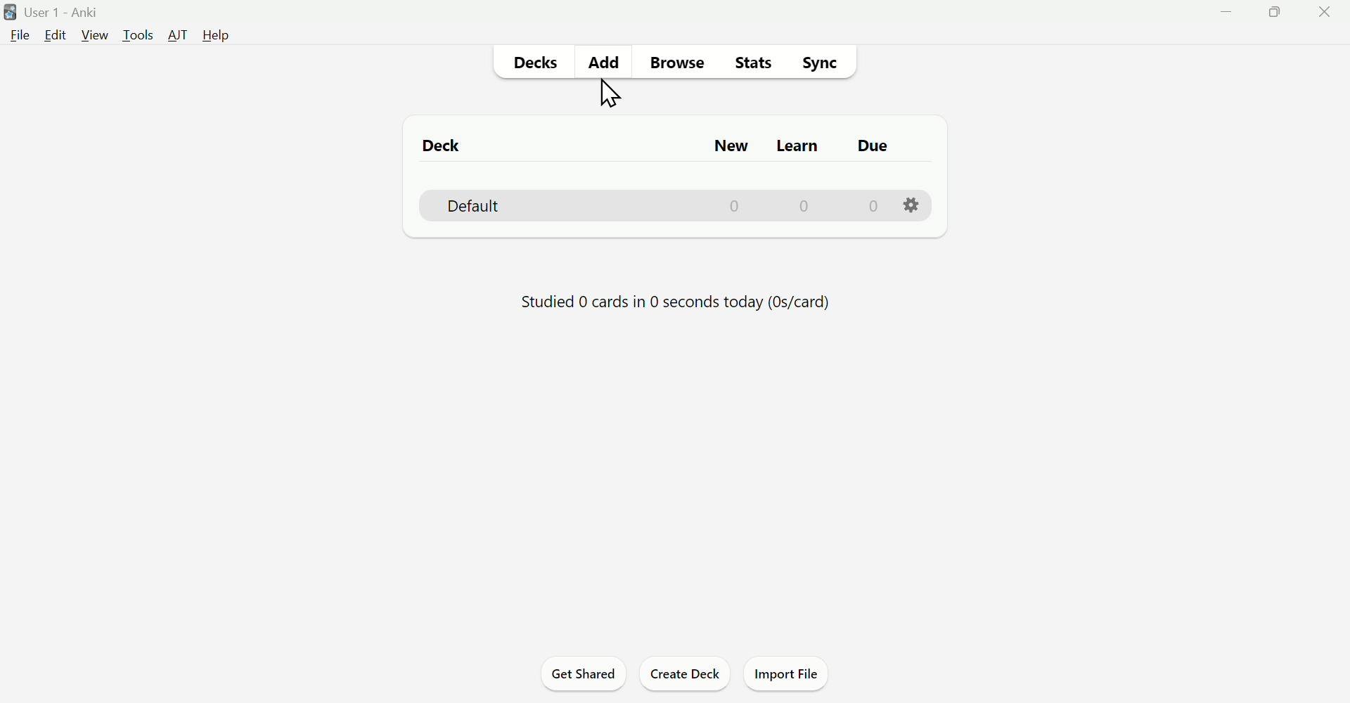  Describe the element at coordinates (434, 143) in the screenshot. I see `Deck` at that location.